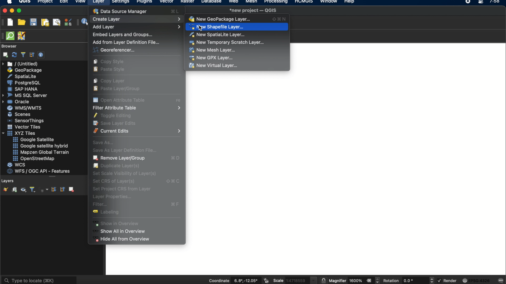 Image resolution: width=506 pixels, height=284 pixels. I want to click on recorder icon, so click(469, 2).